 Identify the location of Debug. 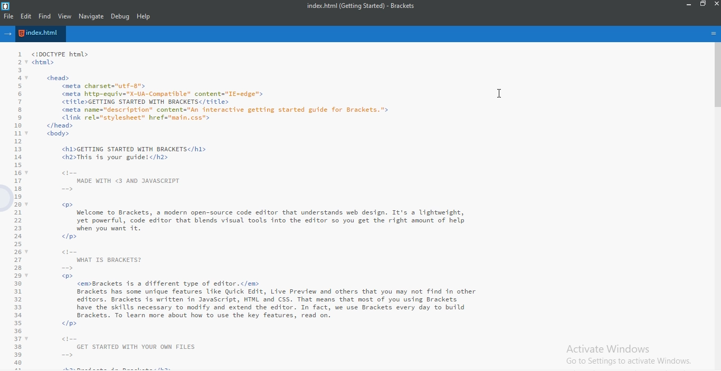
(121, 16).